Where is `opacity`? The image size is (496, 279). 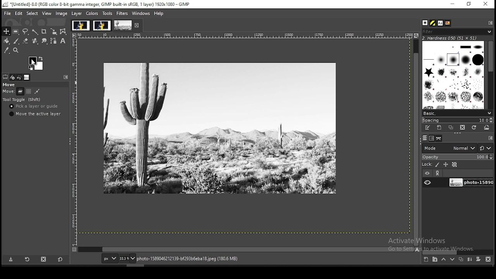
opacity is located at coordinates (457, 156).